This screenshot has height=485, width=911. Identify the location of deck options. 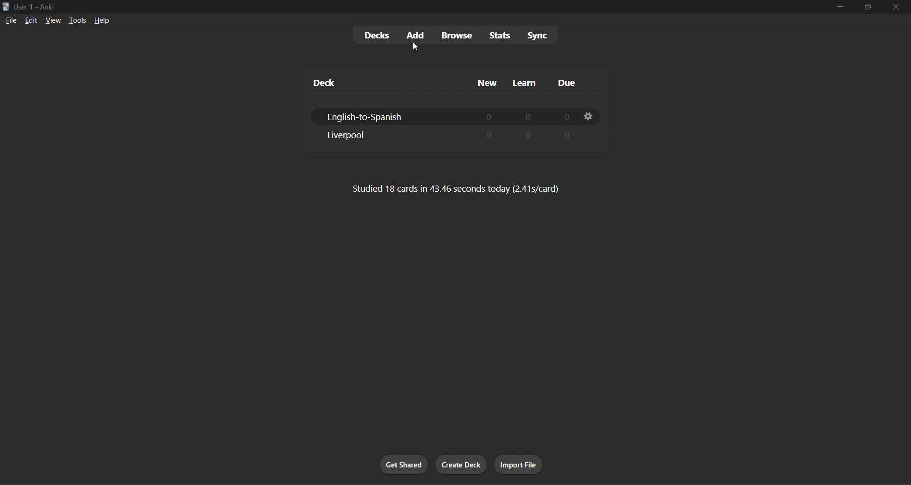
(586, 117).